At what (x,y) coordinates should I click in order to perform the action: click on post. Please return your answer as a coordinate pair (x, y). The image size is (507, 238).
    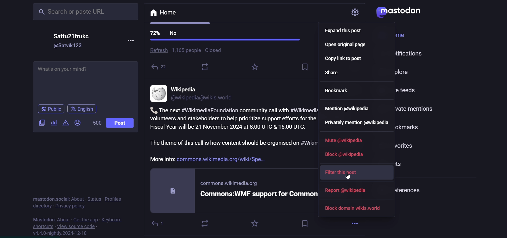
    Looking at the image, I should click on (121, 123).